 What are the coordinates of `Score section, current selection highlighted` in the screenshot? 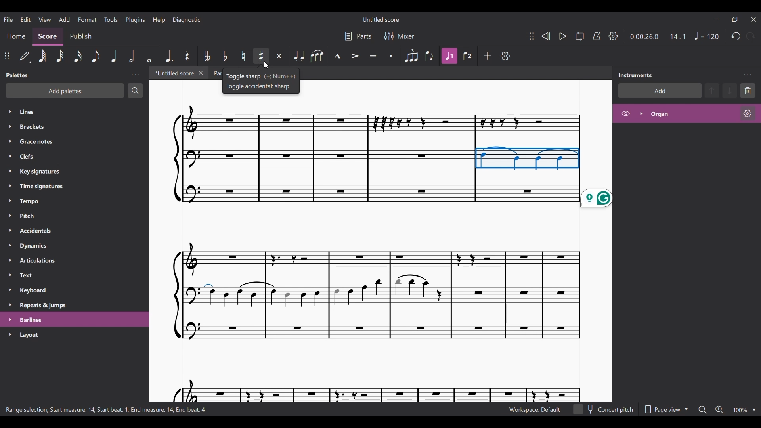 It's located at (48, 36).